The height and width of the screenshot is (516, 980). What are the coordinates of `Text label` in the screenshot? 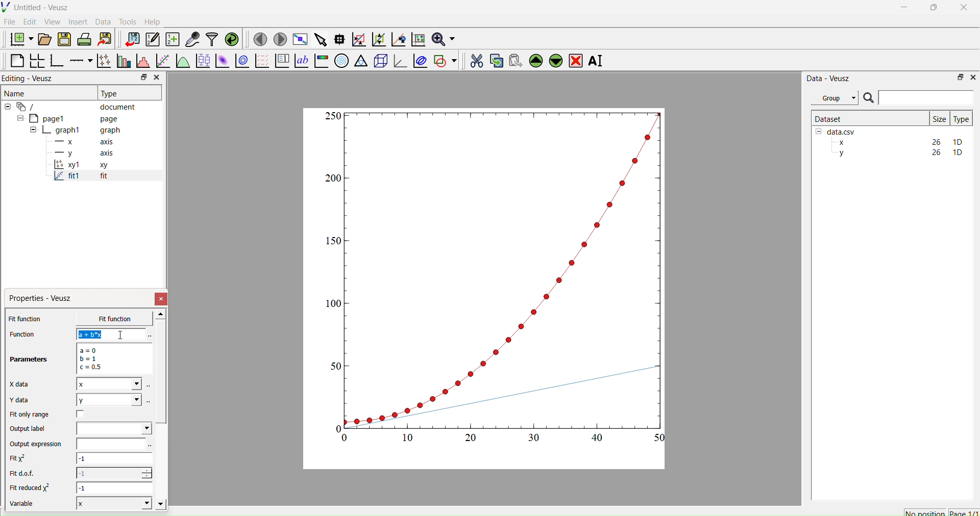 It's located at (301, 61).